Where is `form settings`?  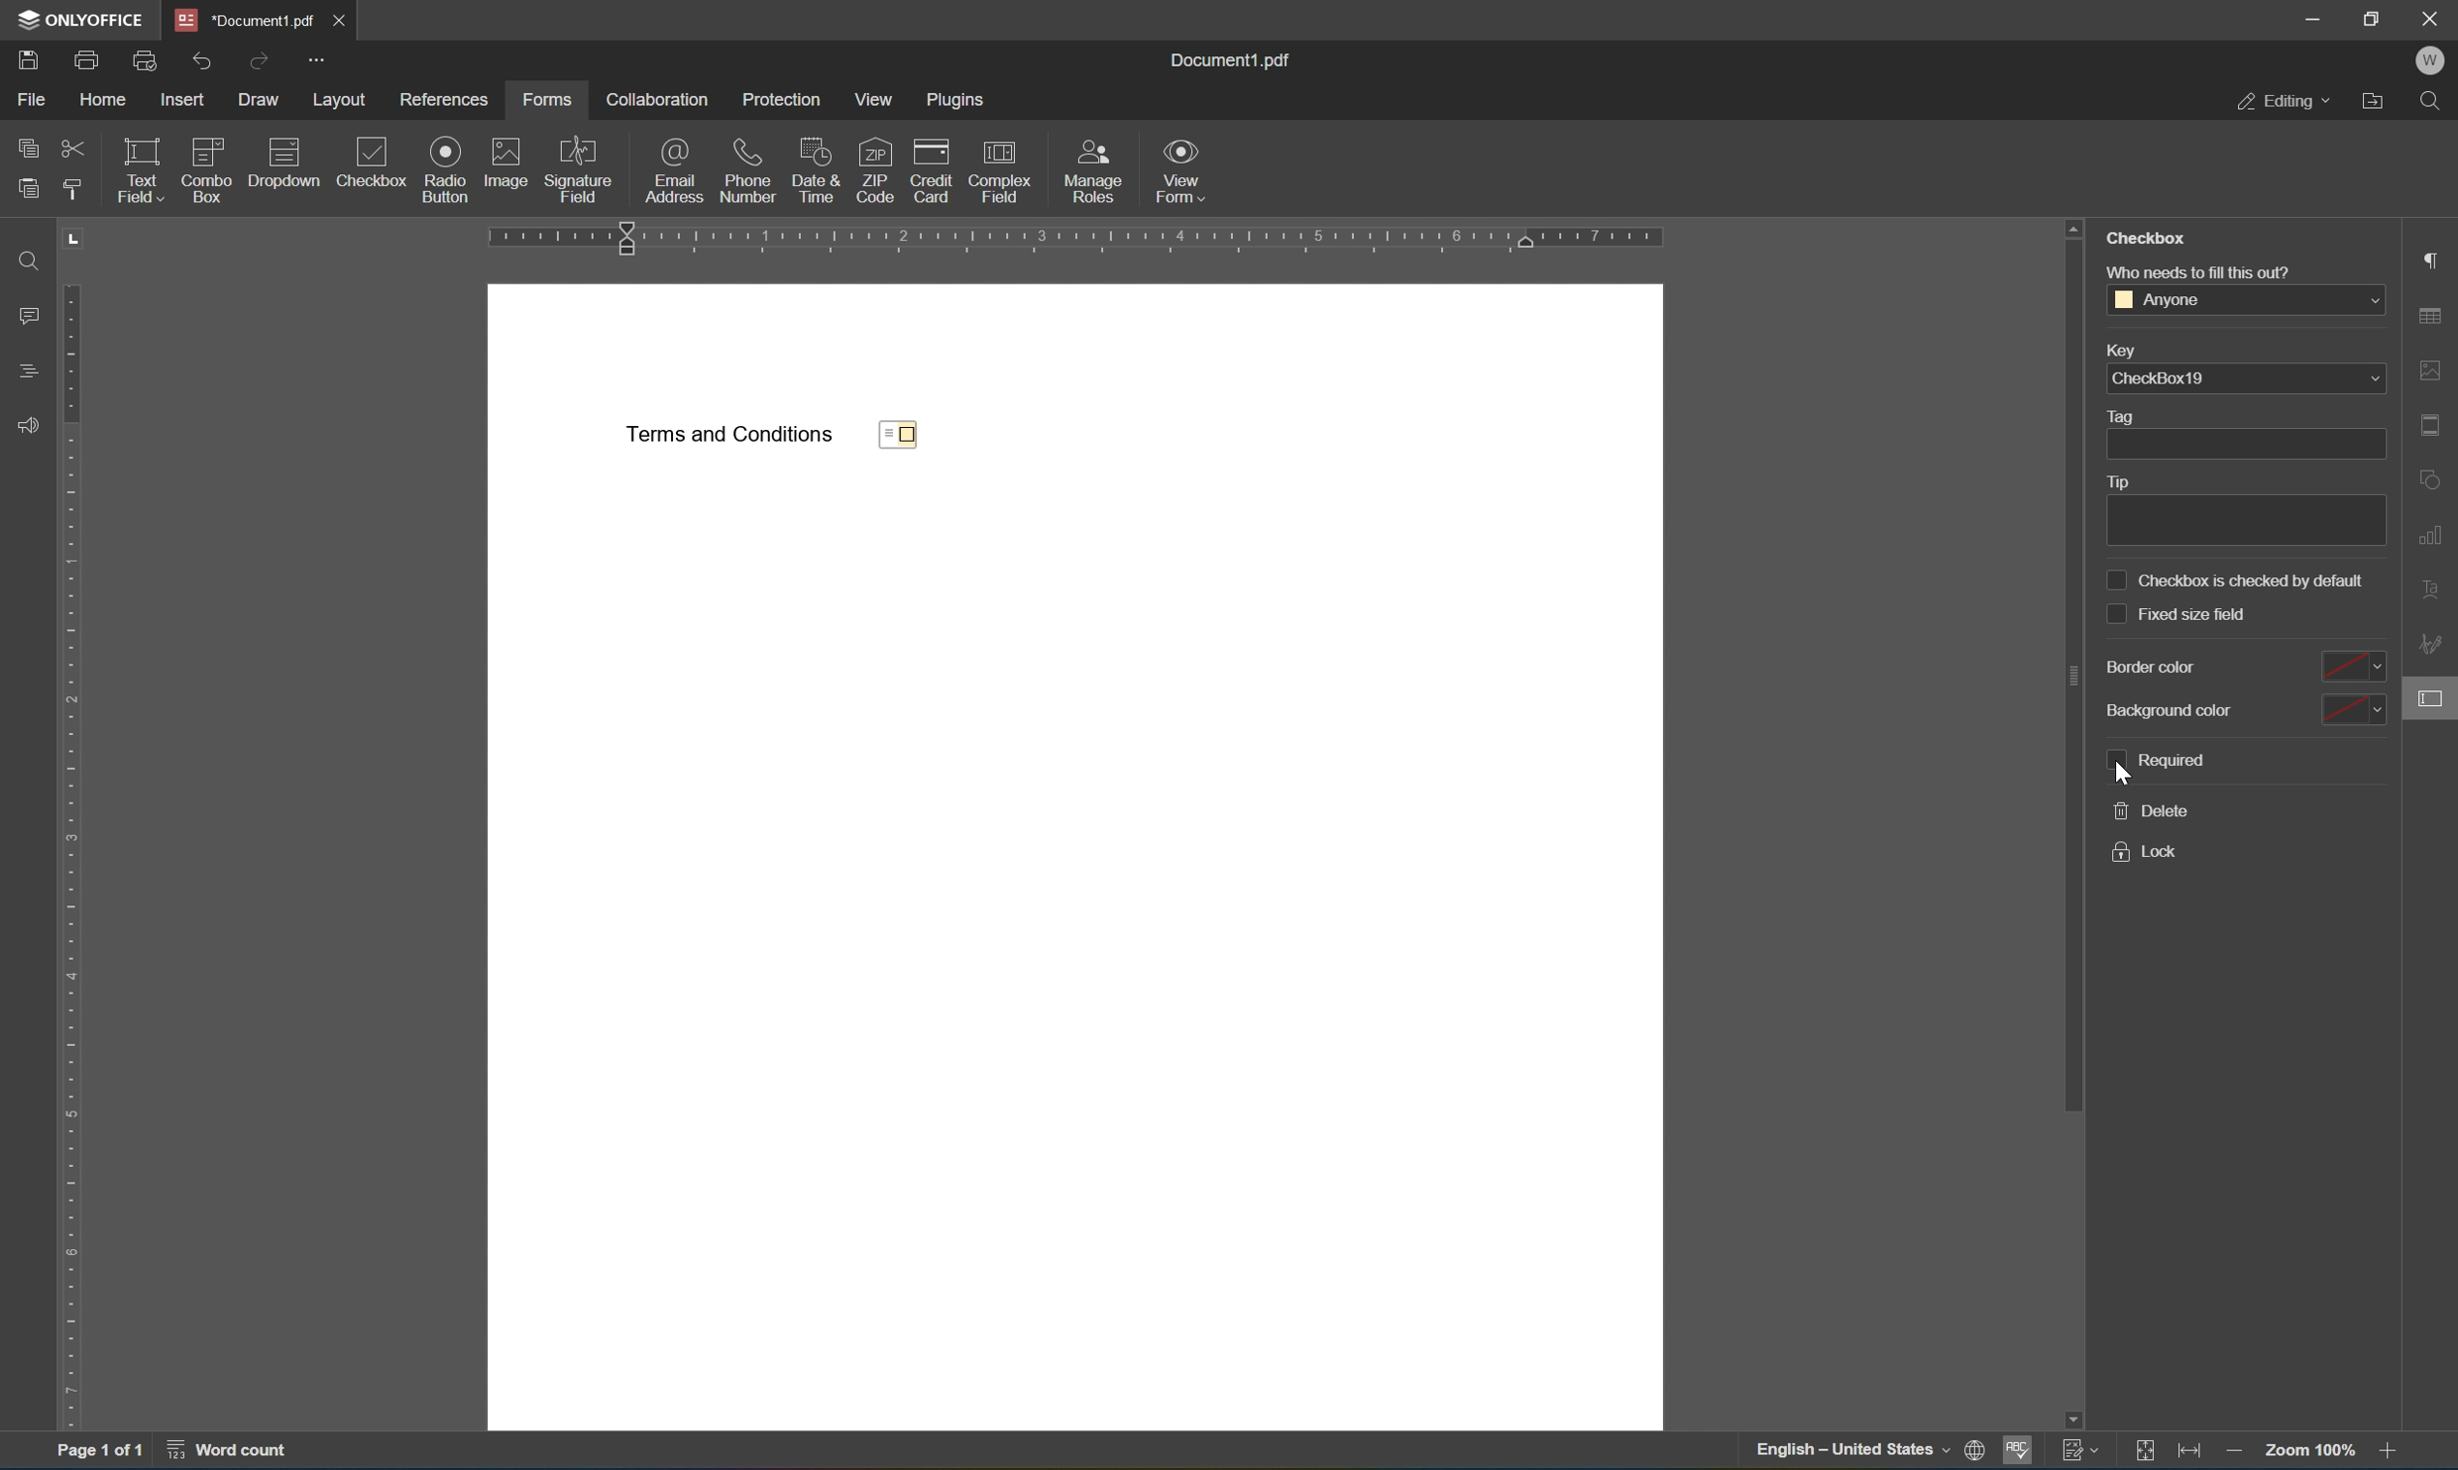
form settings is located at coordinates (2430, 704).